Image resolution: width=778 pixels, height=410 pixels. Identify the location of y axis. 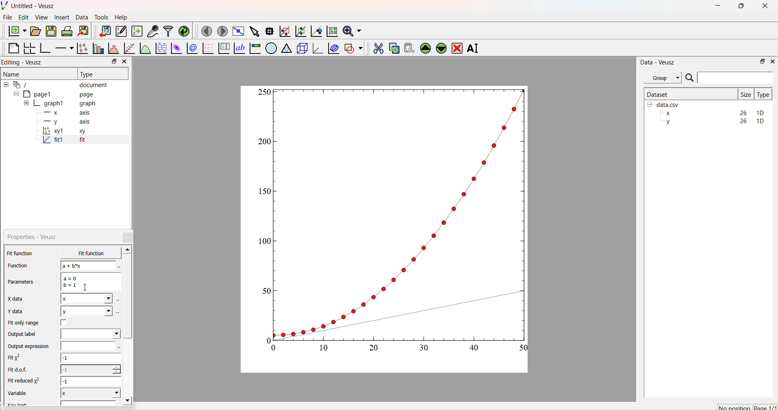
(62, 122).